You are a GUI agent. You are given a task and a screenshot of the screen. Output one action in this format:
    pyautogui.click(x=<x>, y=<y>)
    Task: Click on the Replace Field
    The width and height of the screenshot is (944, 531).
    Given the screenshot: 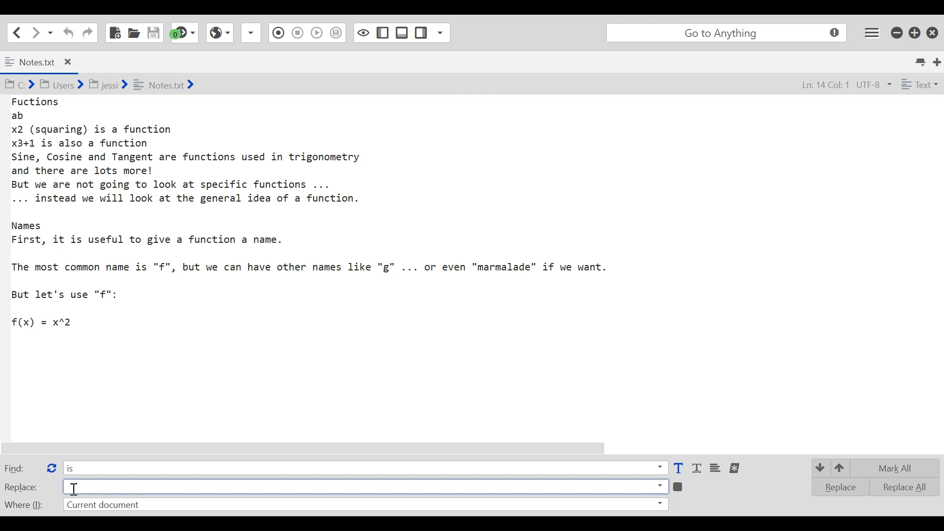 What is the action you would take?
    pyautogui.click(x=365, y=486)
    